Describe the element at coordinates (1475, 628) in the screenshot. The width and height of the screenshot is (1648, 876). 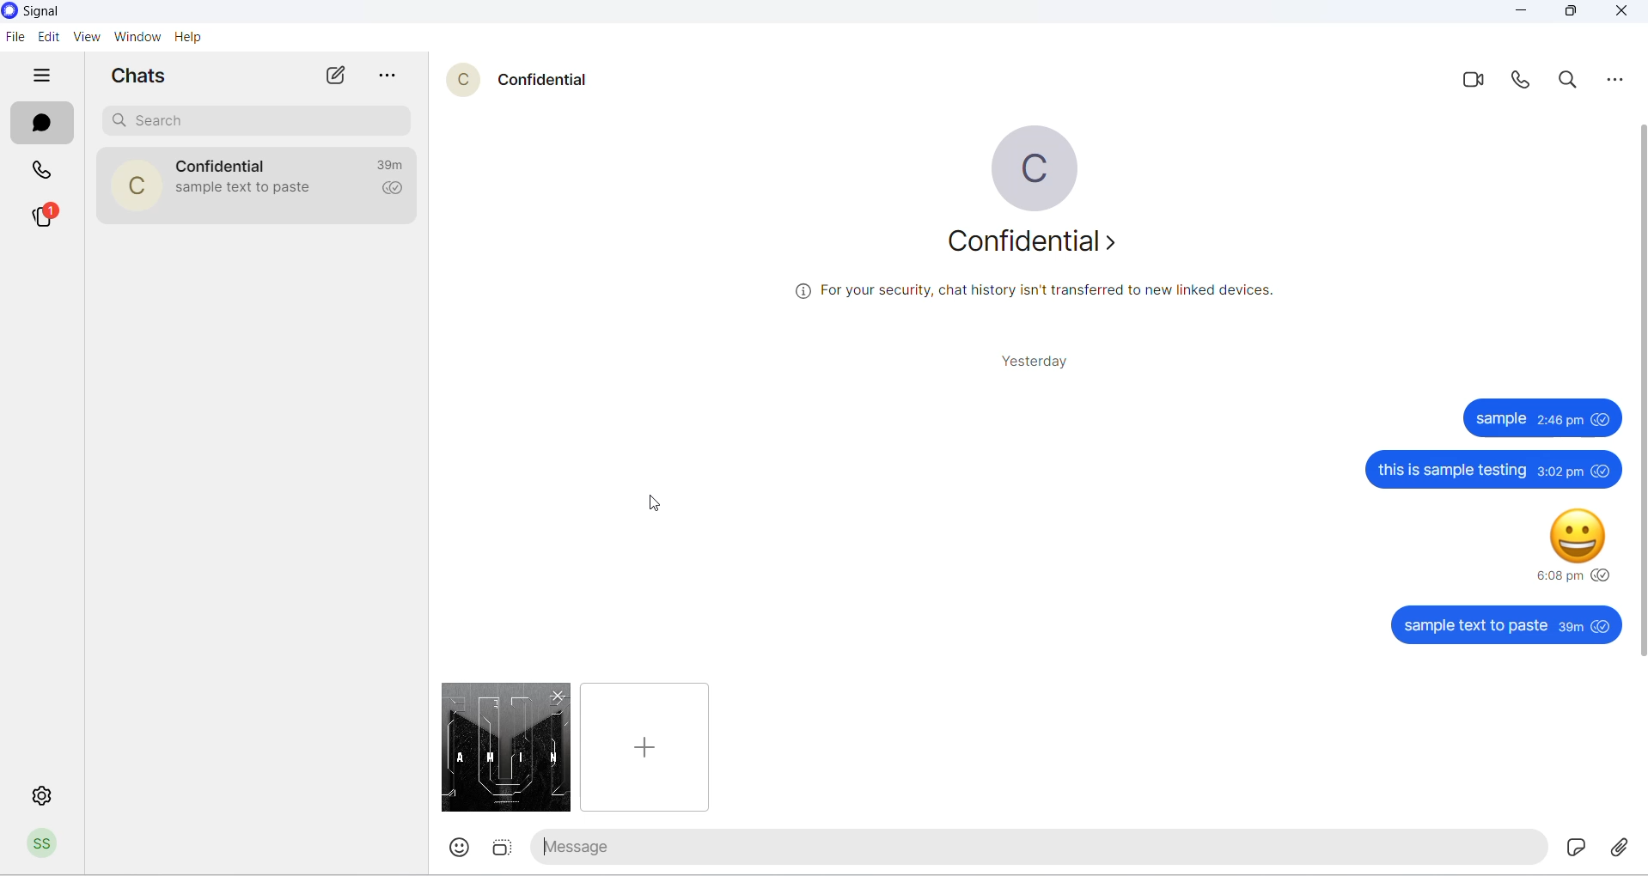
I see `sample text to paste` at that location.